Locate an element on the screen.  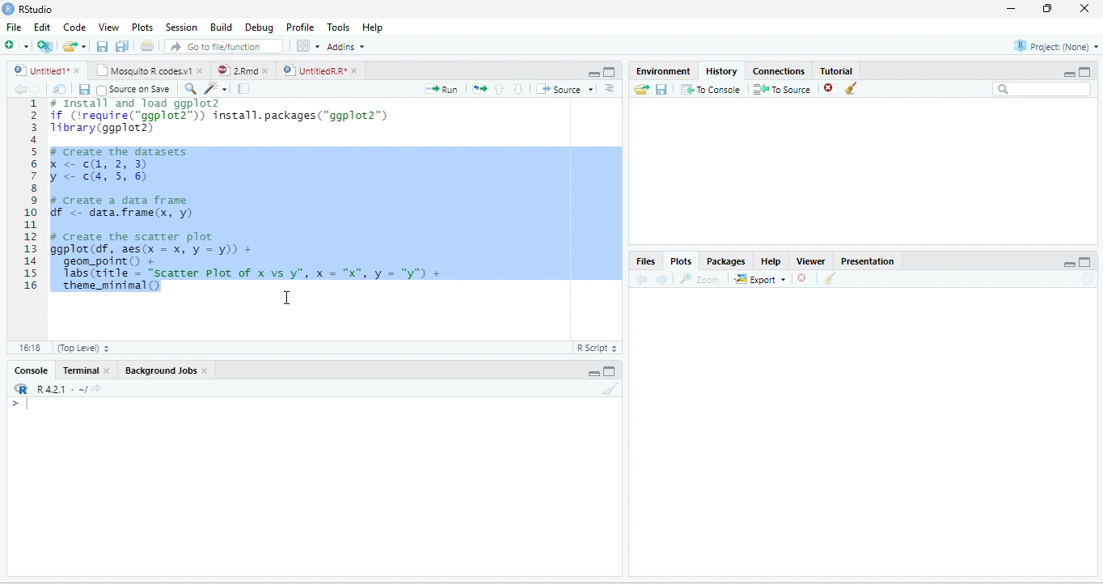
Debug is located at coordinates (259, 27).